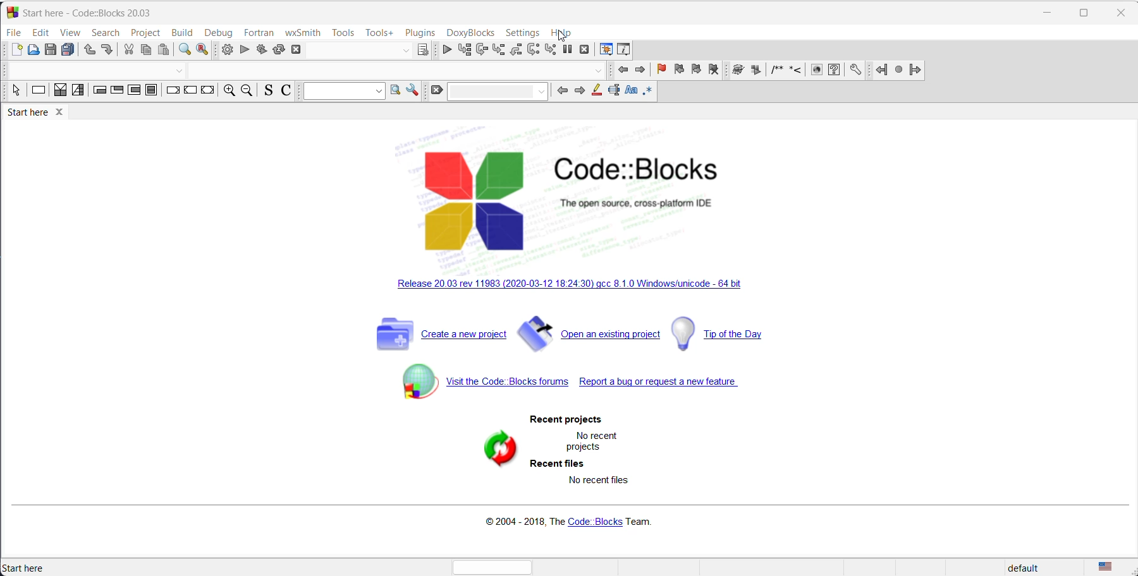  What do you see at coordinates (173, 92) in the screenshot?
I see `break instruction` at bounding box center [173, 92].